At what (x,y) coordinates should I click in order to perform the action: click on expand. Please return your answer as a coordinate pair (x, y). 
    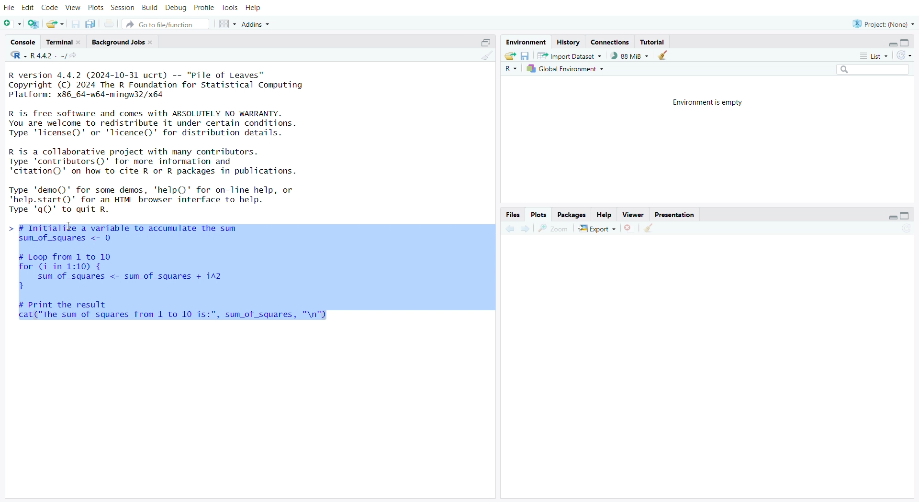
    Looking at the image, I should click on (891, 44).